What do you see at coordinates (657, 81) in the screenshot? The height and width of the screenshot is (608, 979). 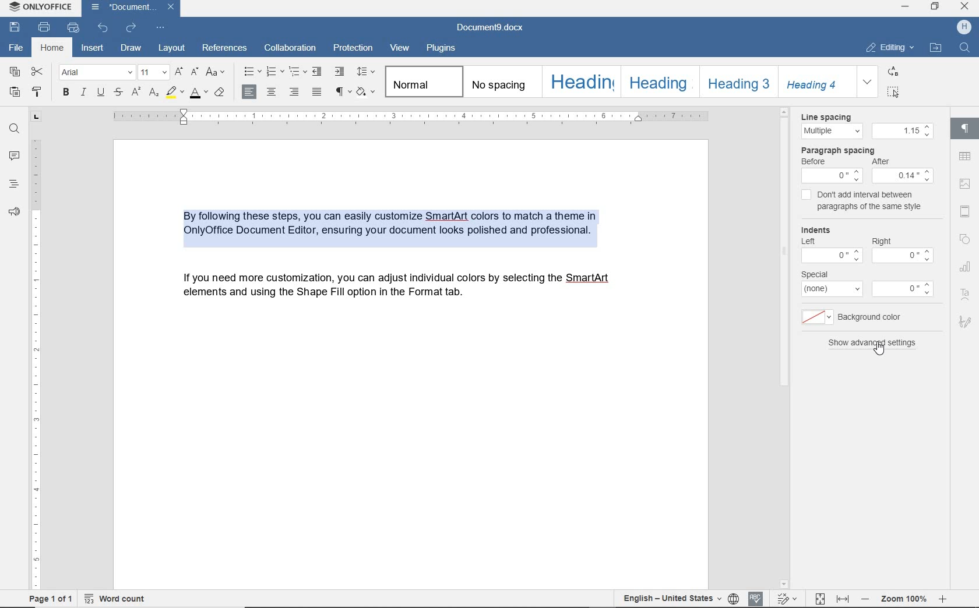 I see `heading 2` at bounding box center [657, 81].